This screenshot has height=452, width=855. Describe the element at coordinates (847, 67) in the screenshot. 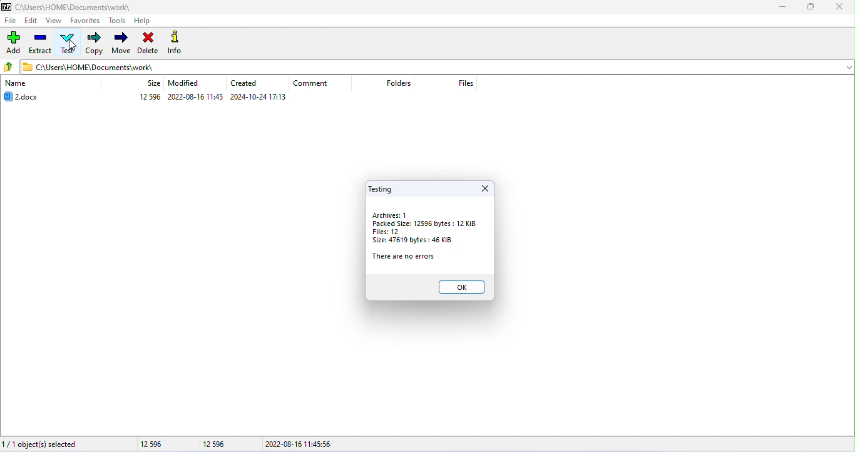

I see `drop-down` at that location.